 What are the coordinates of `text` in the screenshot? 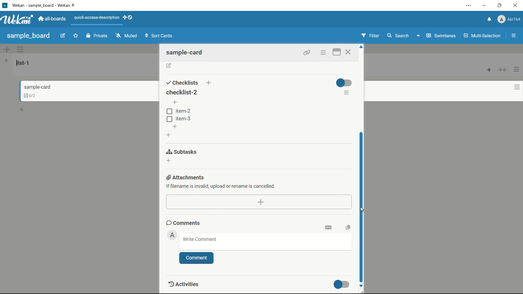 It's located at (221, 186).